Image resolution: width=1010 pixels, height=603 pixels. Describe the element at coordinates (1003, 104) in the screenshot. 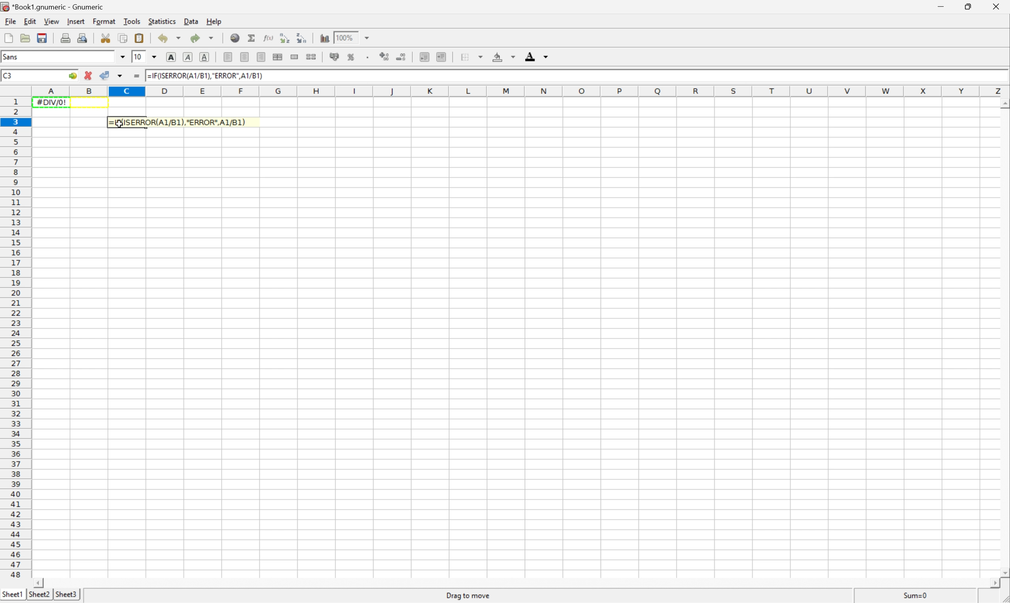

I see `Scroll up` at that location.